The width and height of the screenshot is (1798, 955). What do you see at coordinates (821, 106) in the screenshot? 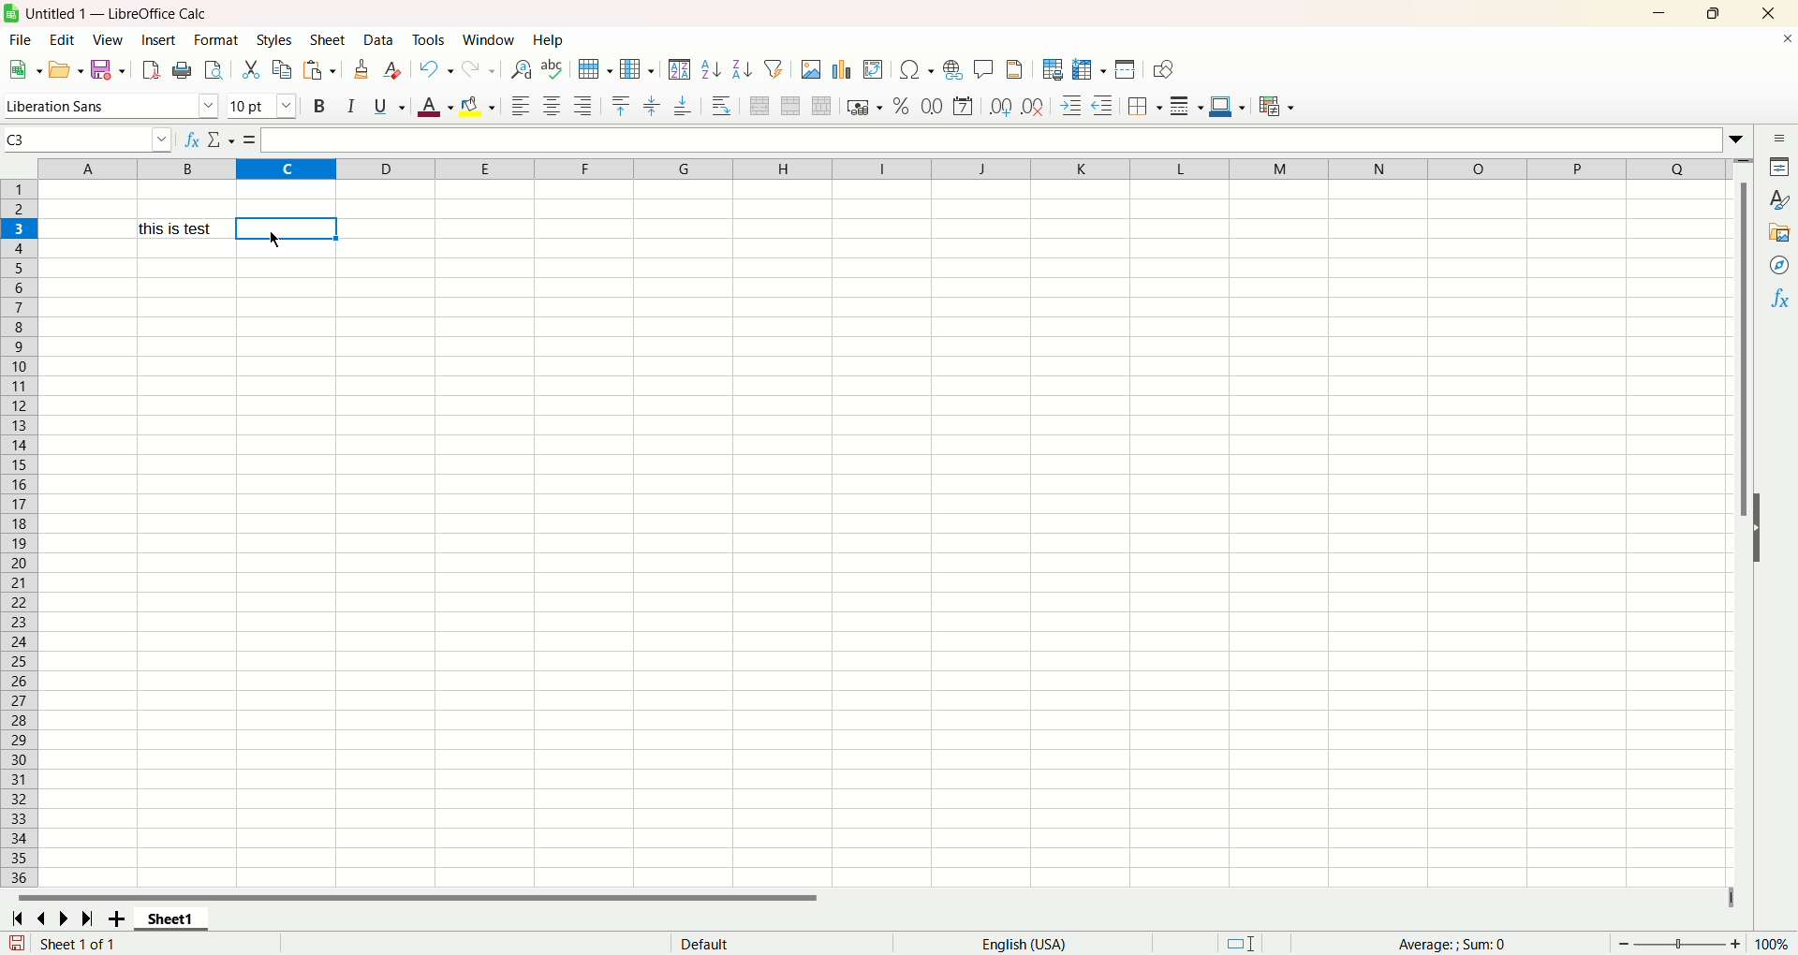
I see `unmerge` at bounding box center [821, 106].